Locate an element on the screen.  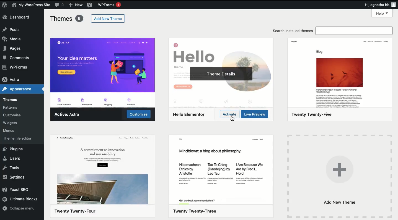
Dashboard is located at coordinates (17, 17).